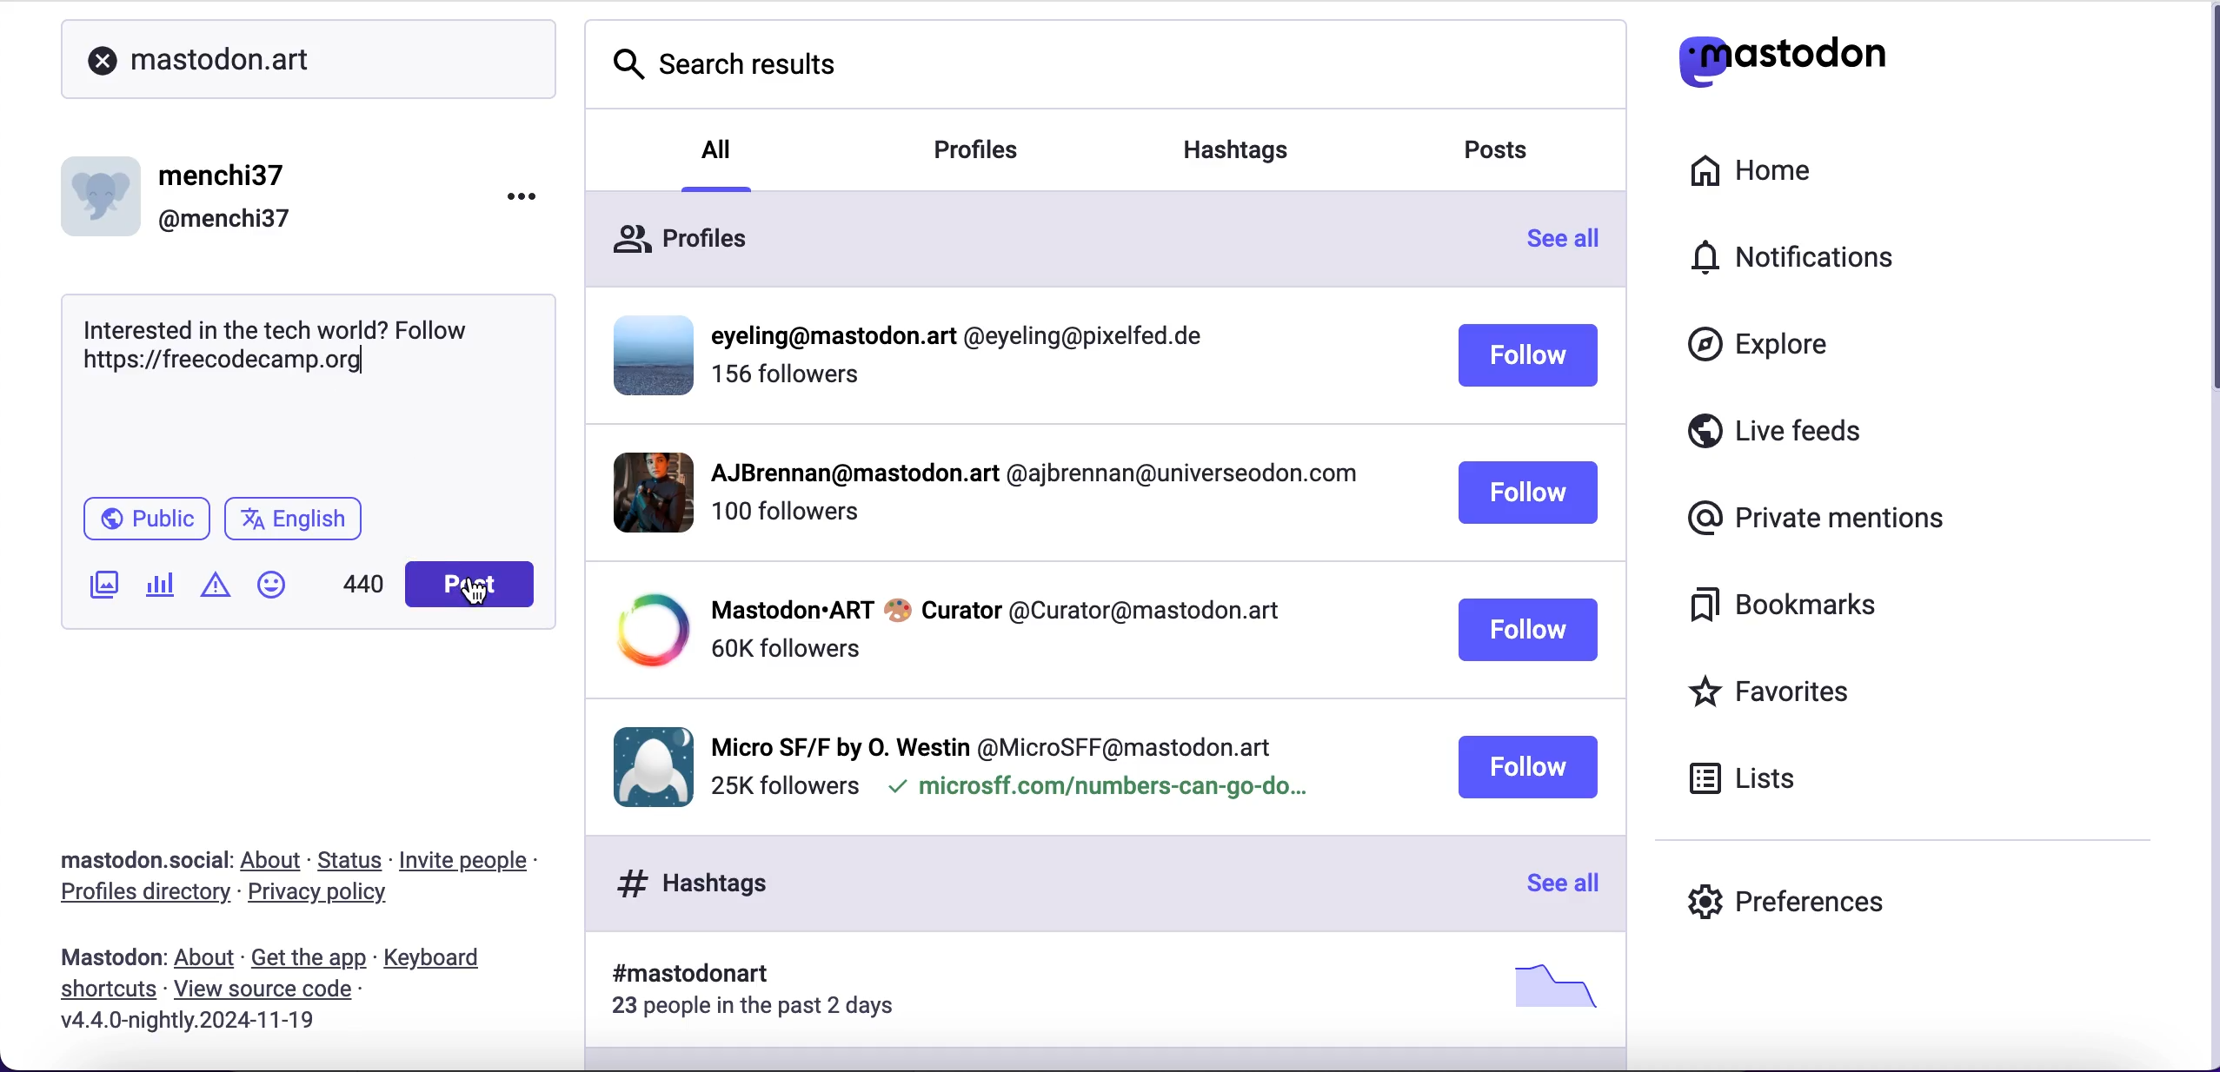  I want to click on home, so click(1754, 172).